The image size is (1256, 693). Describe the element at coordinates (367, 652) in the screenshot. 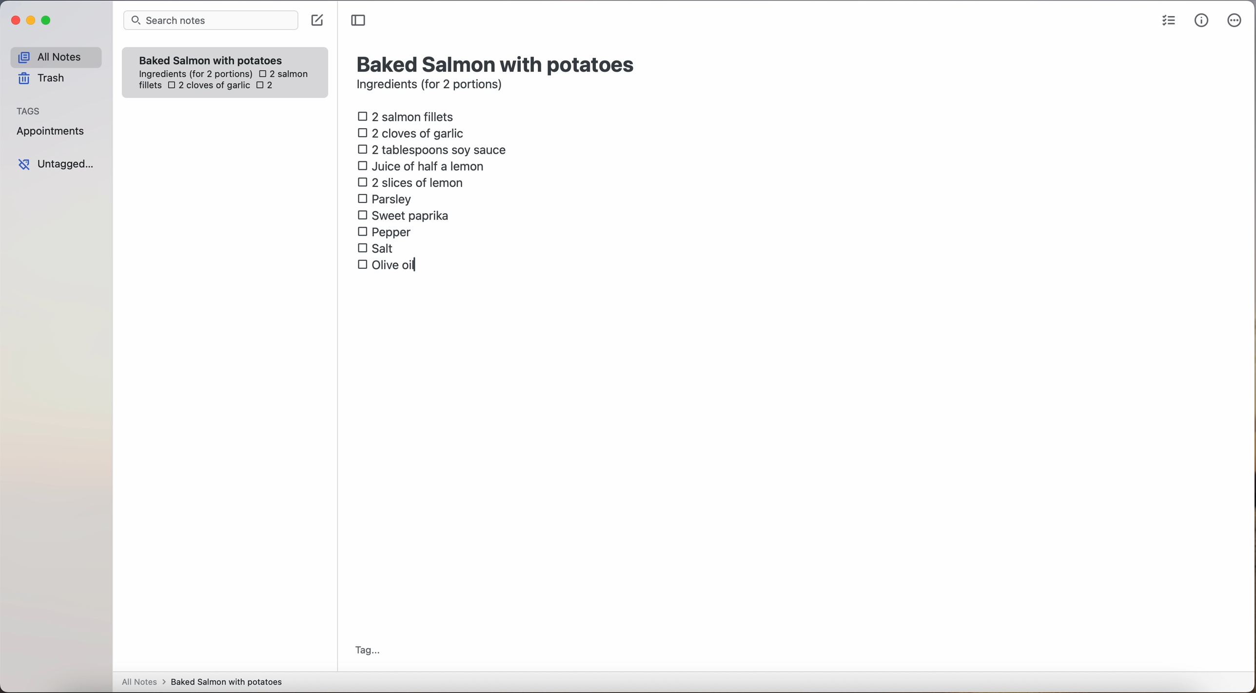

I see `tag` at that location.